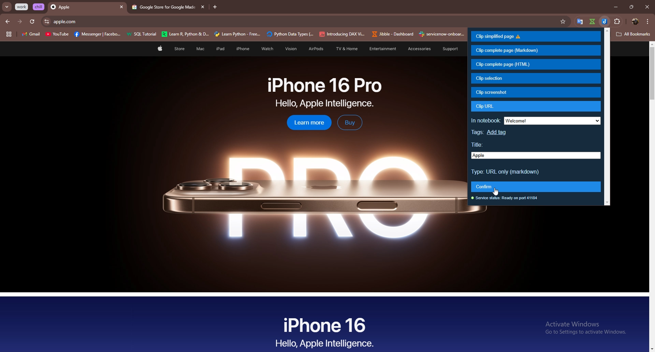  What do you see at coordinates (580, 22) in the screenshot?
I see `Google translate` at bounding box center [580, 22].